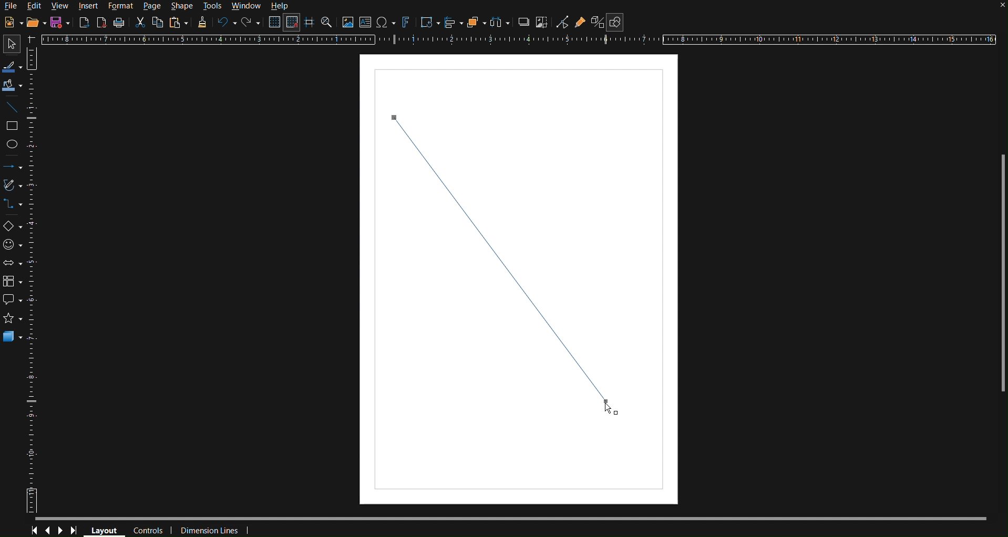  Describe the element at coordinates (147, 531) in the screenshot. I see `Controls` at that location.